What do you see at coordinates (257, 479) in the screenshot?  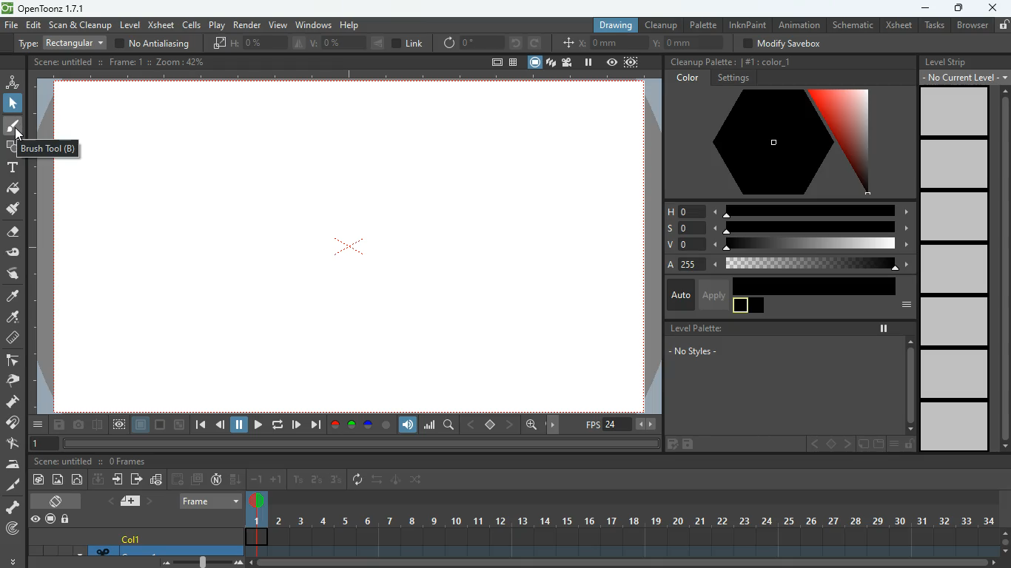 I see `-1` at bounding box center [257, 479].